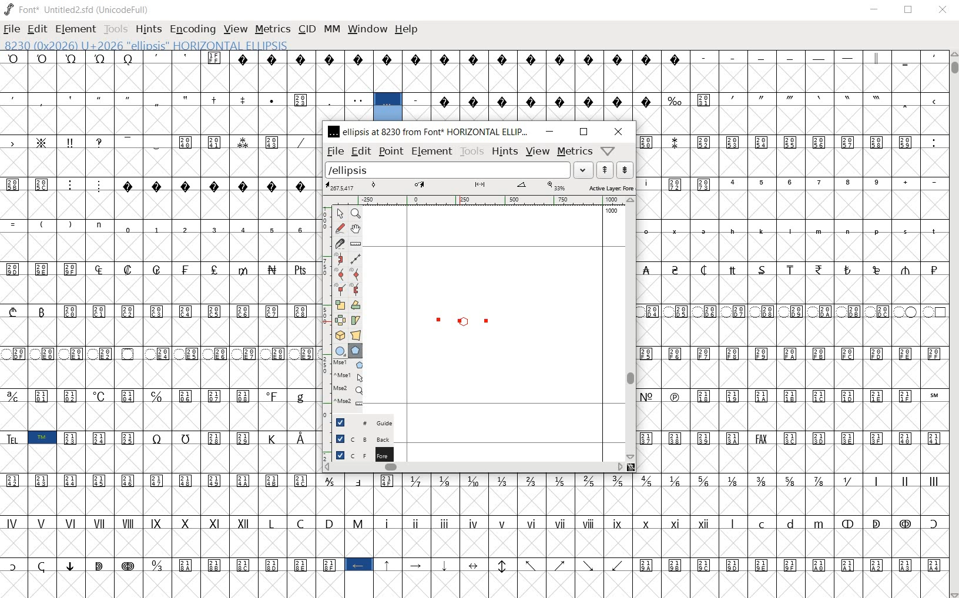 This screenshot has width=959, height=598. I want to click on CID, so click(307, 29).